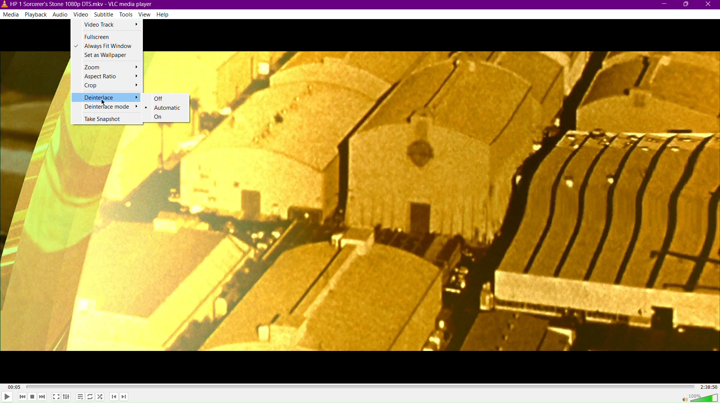 The width and height of the screenshot is (720, 403). Describe the element at coordinates (106, 119) in the screenshot. I see `Take Snapshot` at that location.